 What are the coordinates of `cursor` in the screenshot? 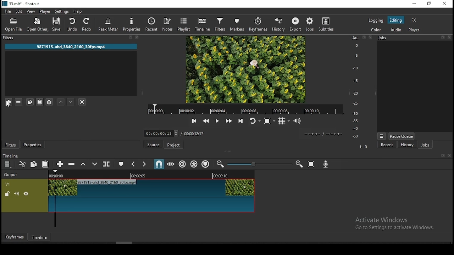 It's located at (9, 105).